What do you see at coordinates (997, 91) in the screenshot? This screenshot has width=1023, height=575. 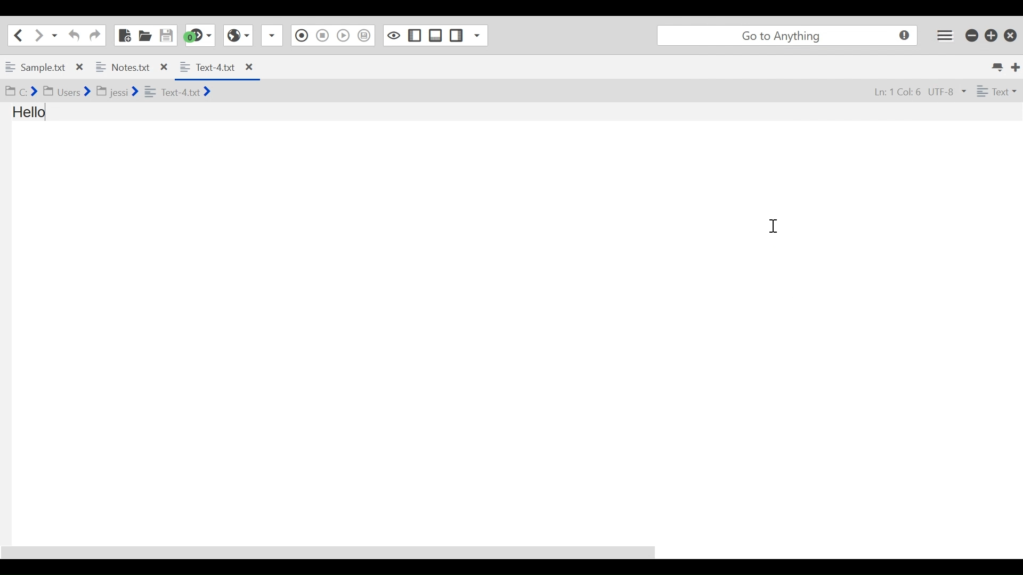 I see `File Type` at bounding box center [997, 91].